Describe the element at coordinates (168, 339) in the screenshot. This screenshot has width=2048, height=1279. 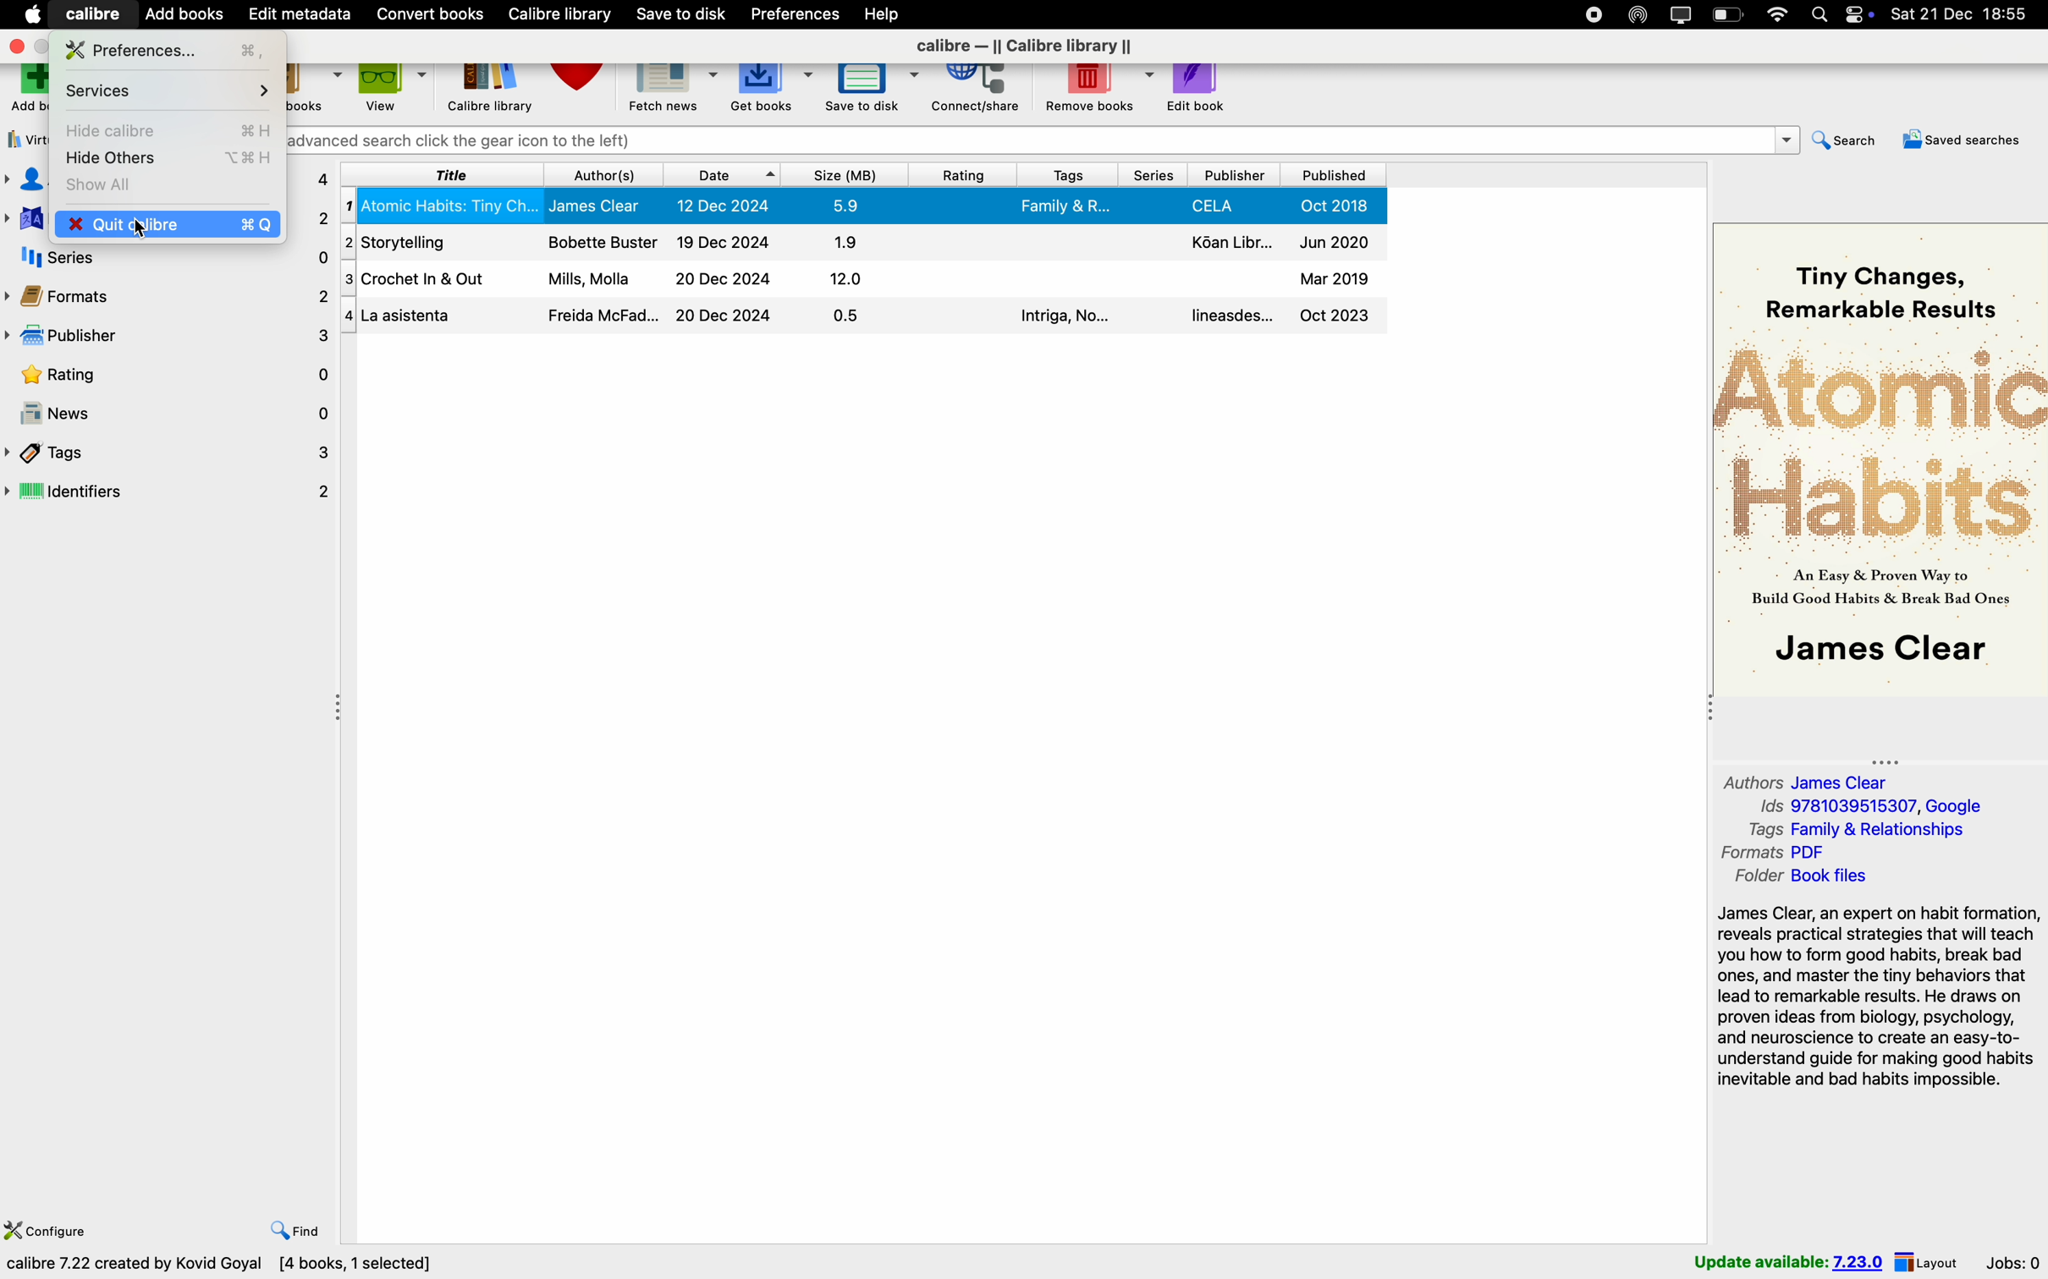
I see `publisher` at that location.